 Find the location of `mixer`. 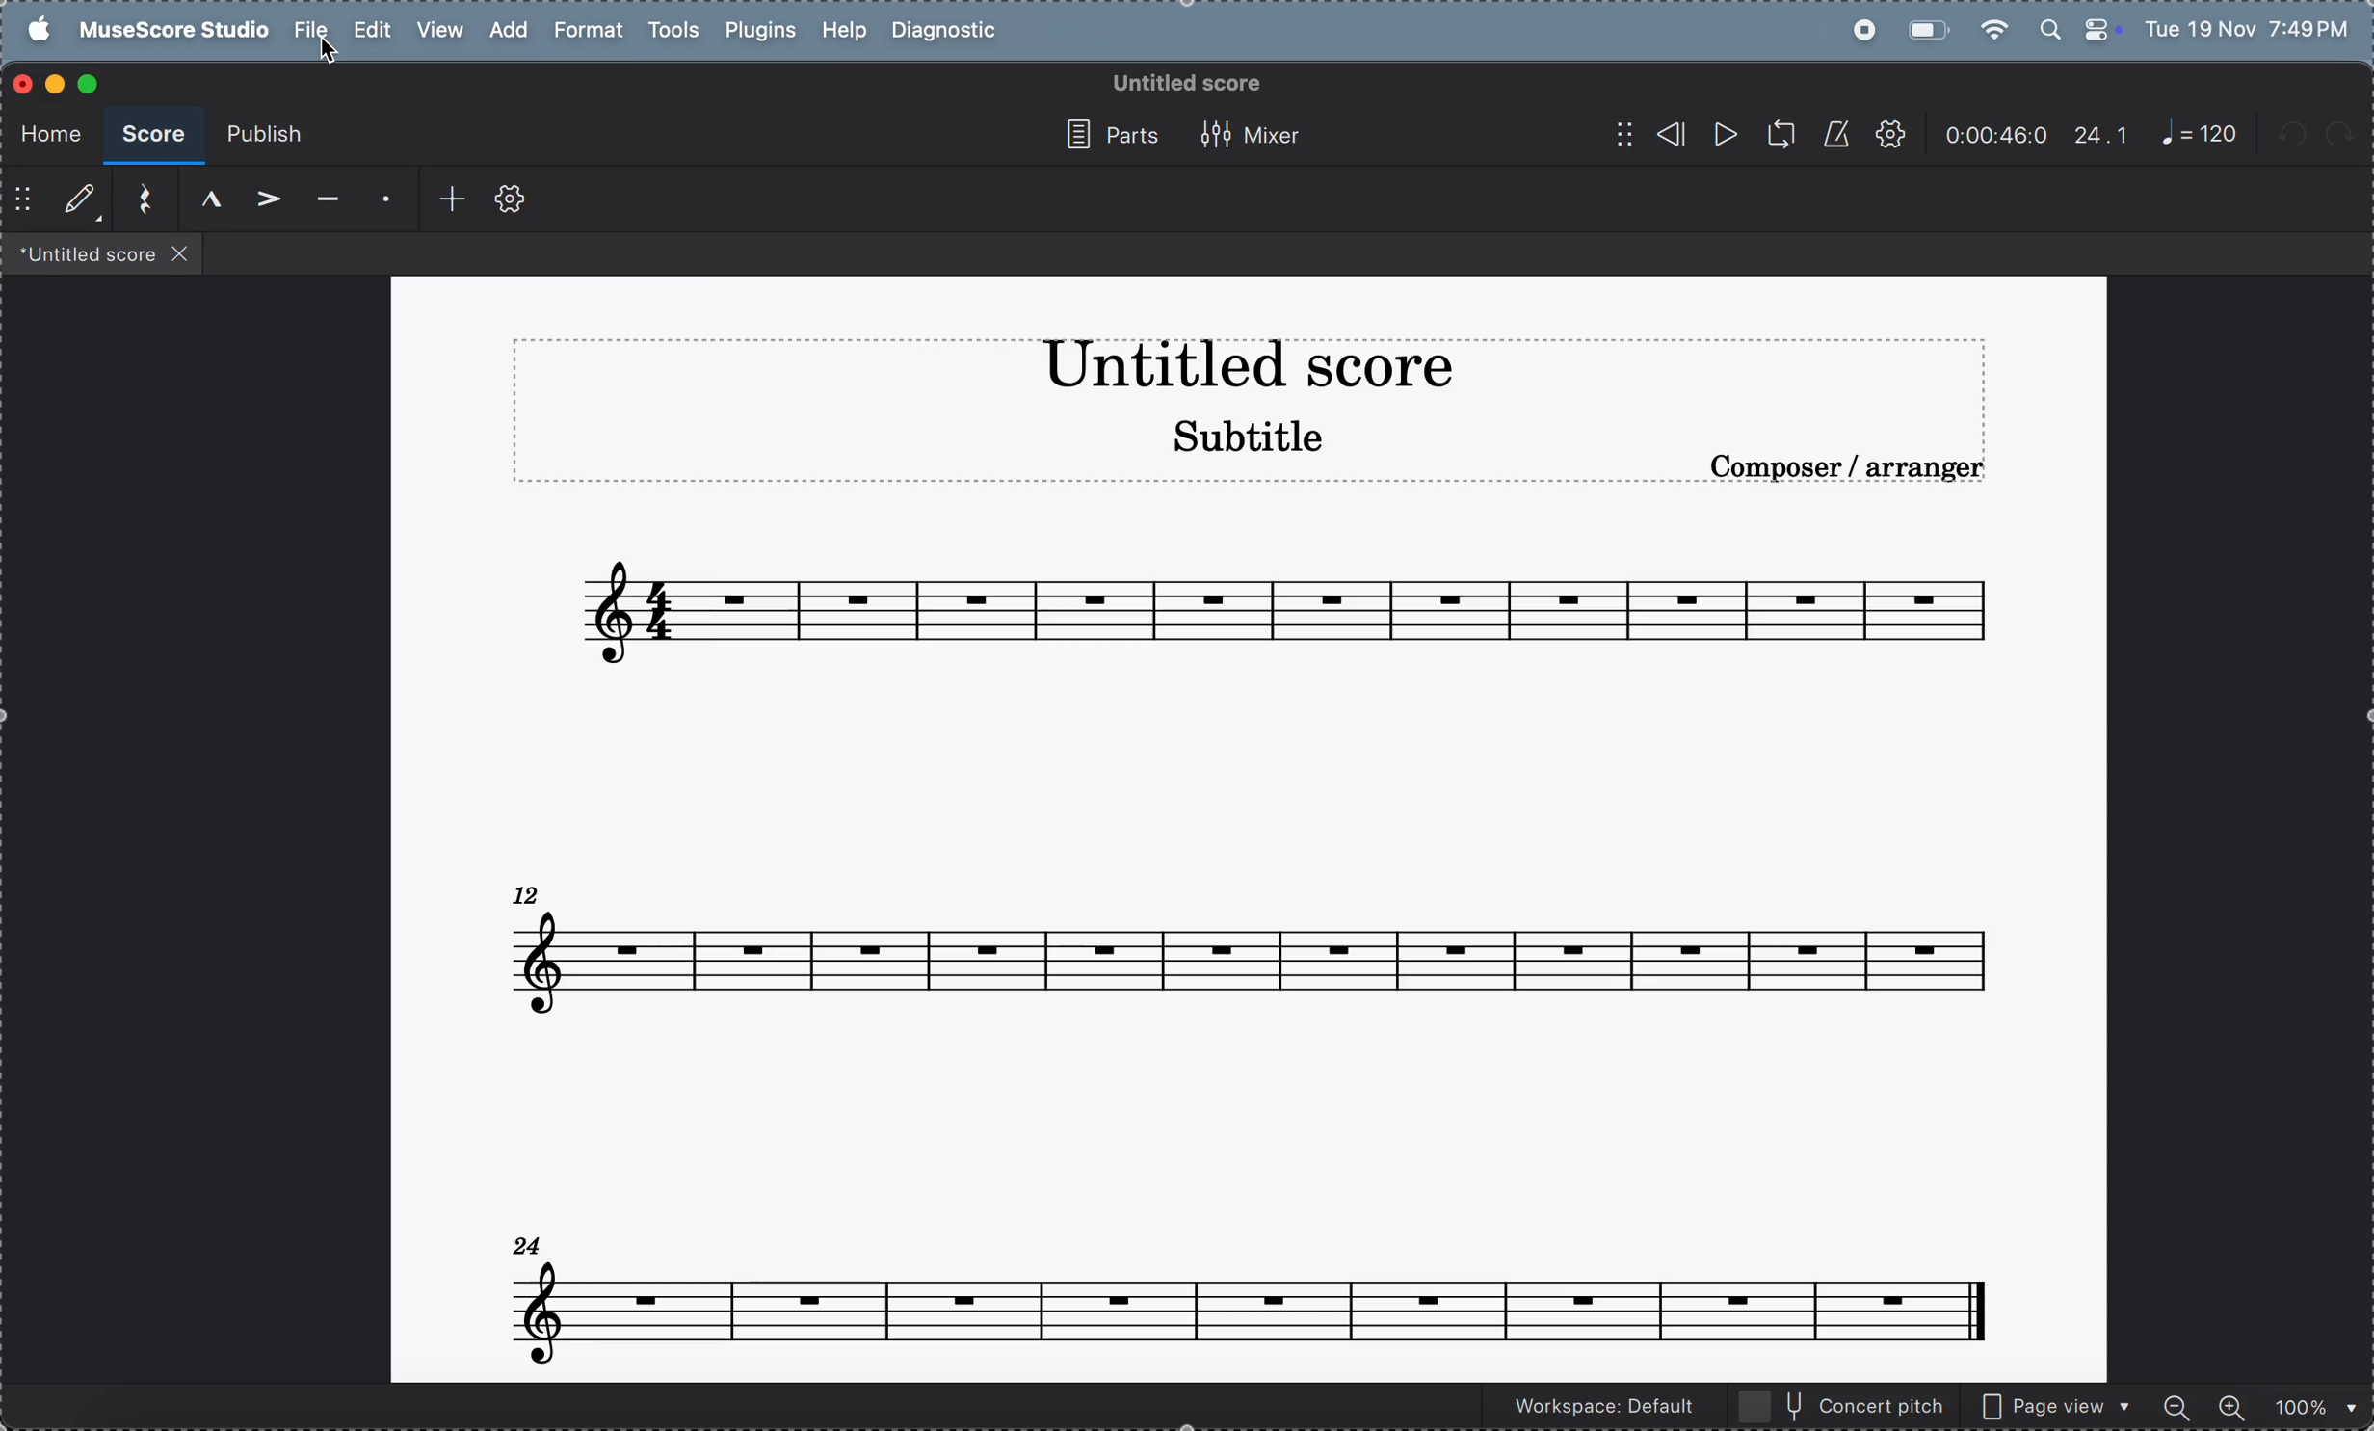

mixer is located at coordinates (1257, 134).